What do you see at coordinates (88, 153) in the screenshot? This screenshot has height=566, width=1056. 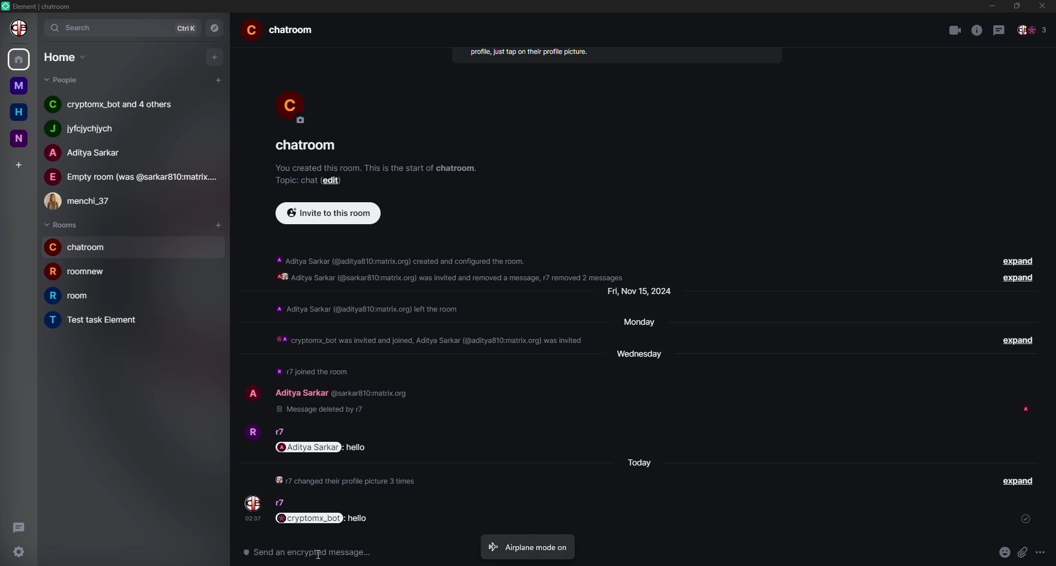 I see `people` at bounding box center [88, 153].